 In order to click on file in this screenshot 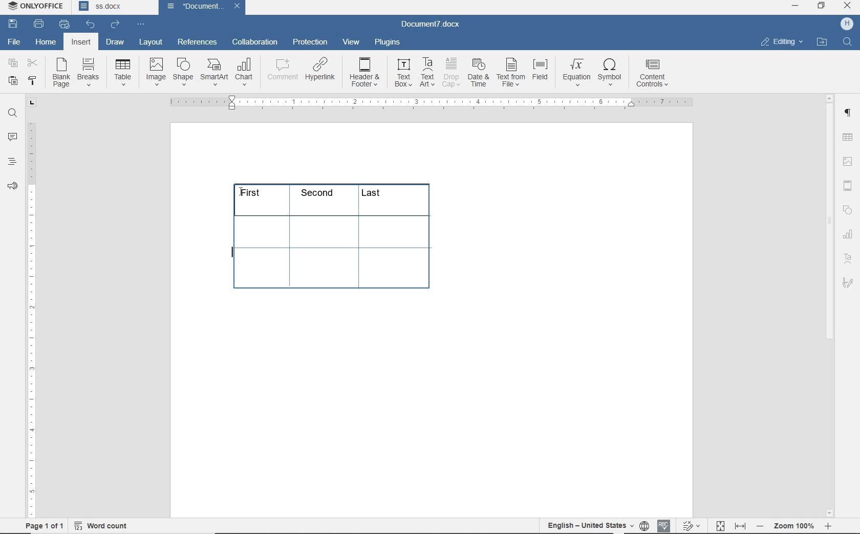, I will do `click(13, 41)`.